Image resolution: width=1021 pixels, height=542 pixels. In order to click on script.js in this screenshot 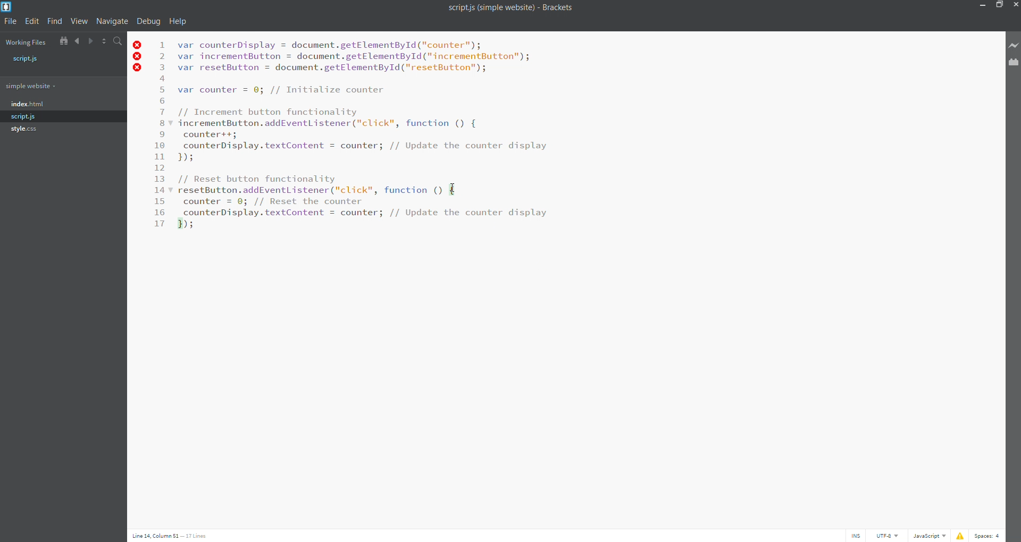, I will do `click(66, 60)`.